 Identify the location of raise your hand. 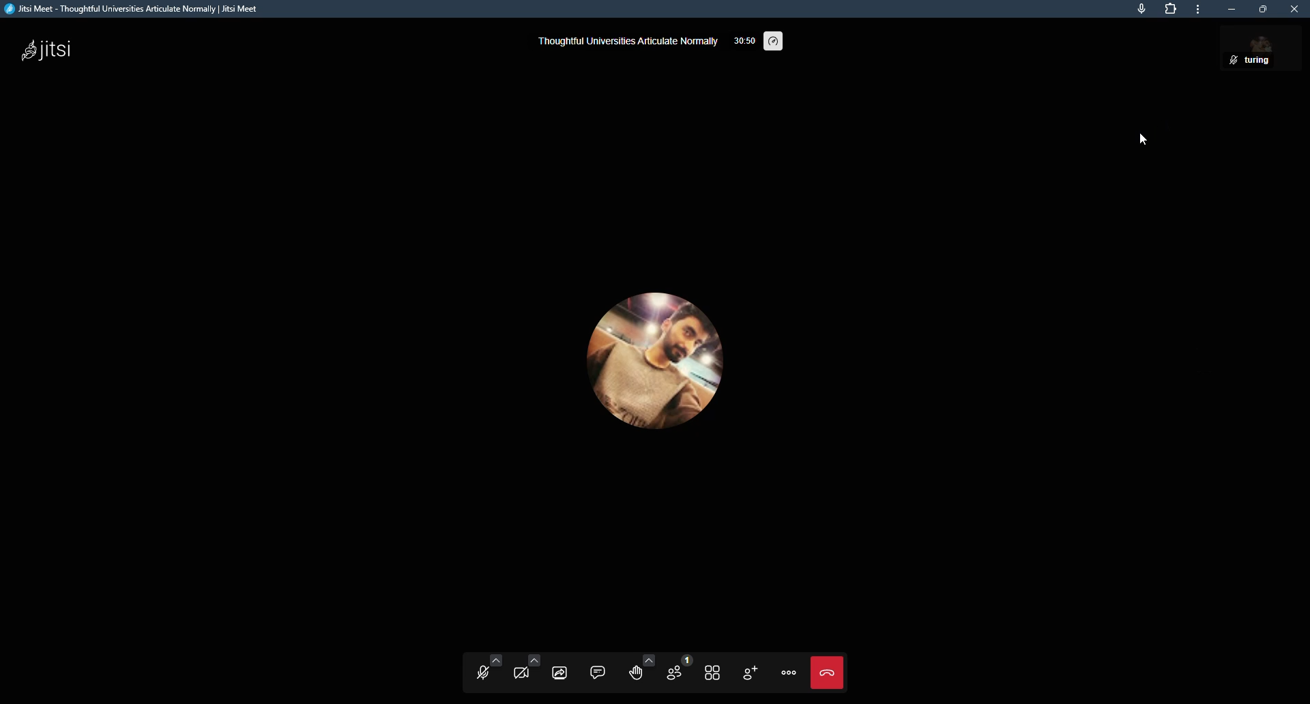
(637, 669).